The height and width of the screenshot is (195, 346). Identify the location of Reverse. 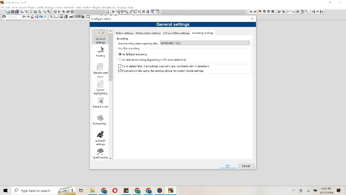
(66, 12).